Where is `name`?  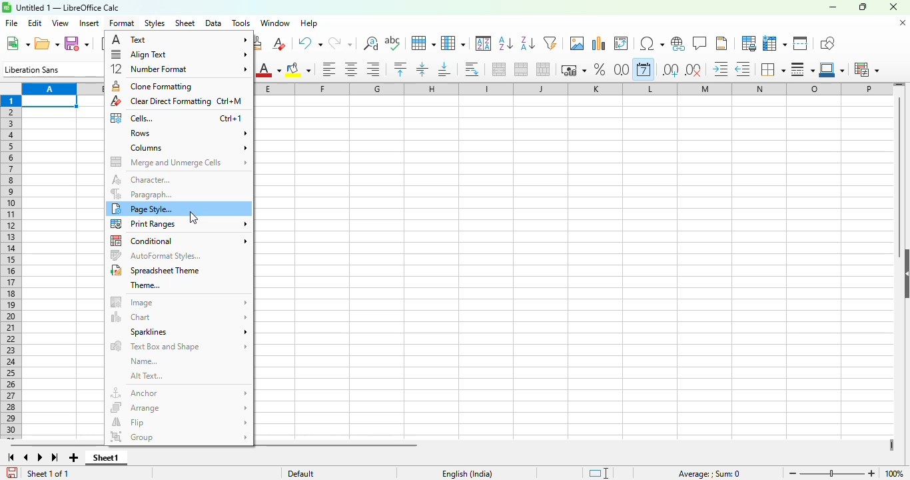 name is located at coordinates (143, 361).